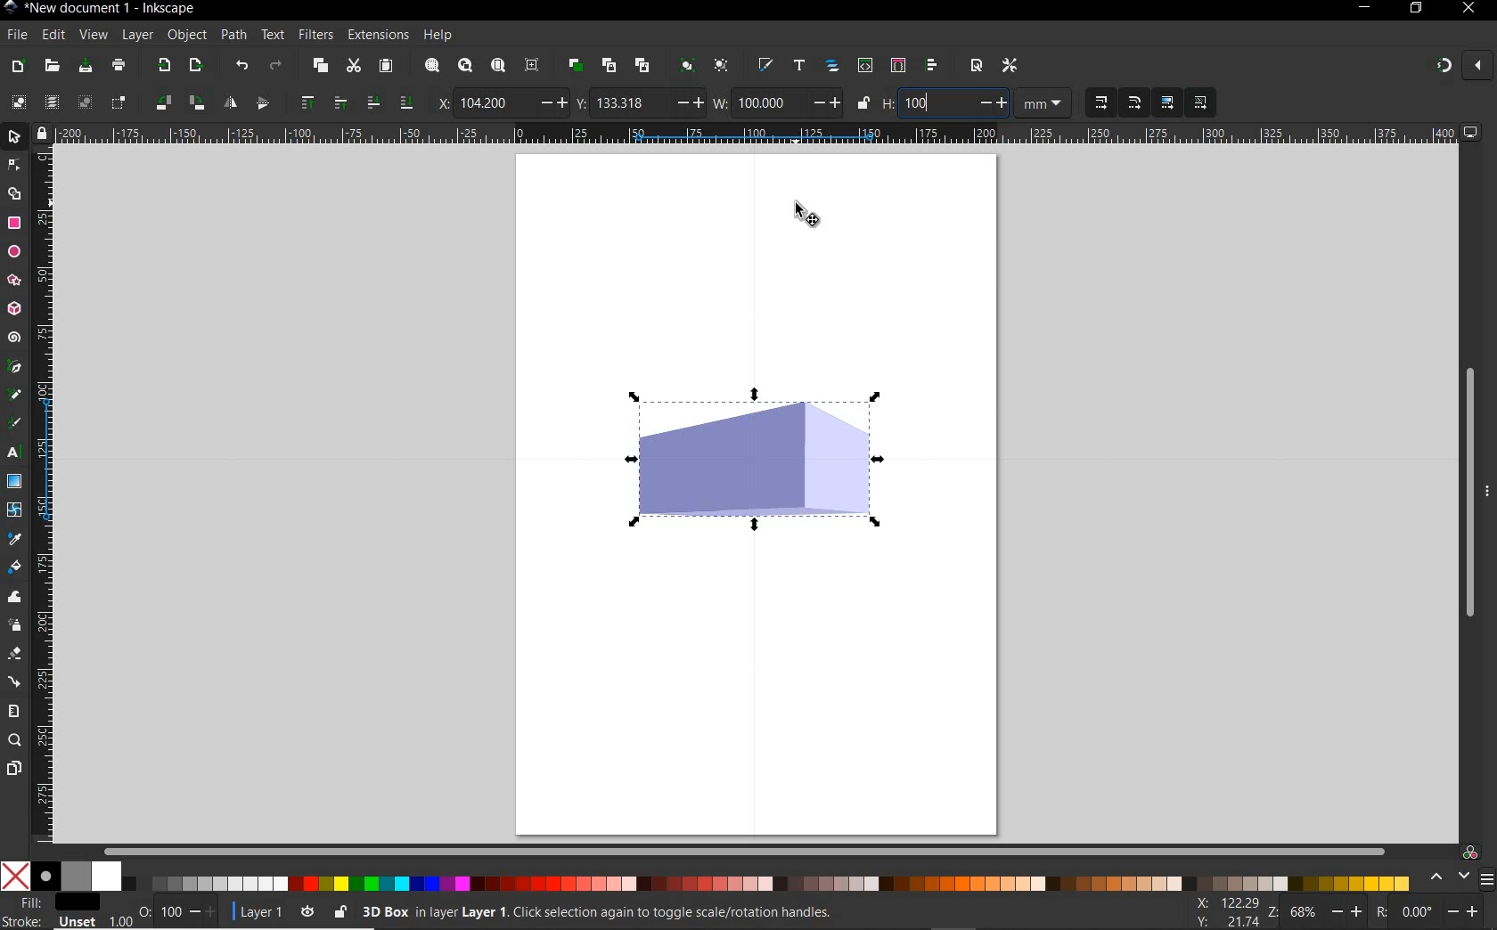 The width and height of the screenshot is (1497, 930). I want to click on h, so click(888, 103).